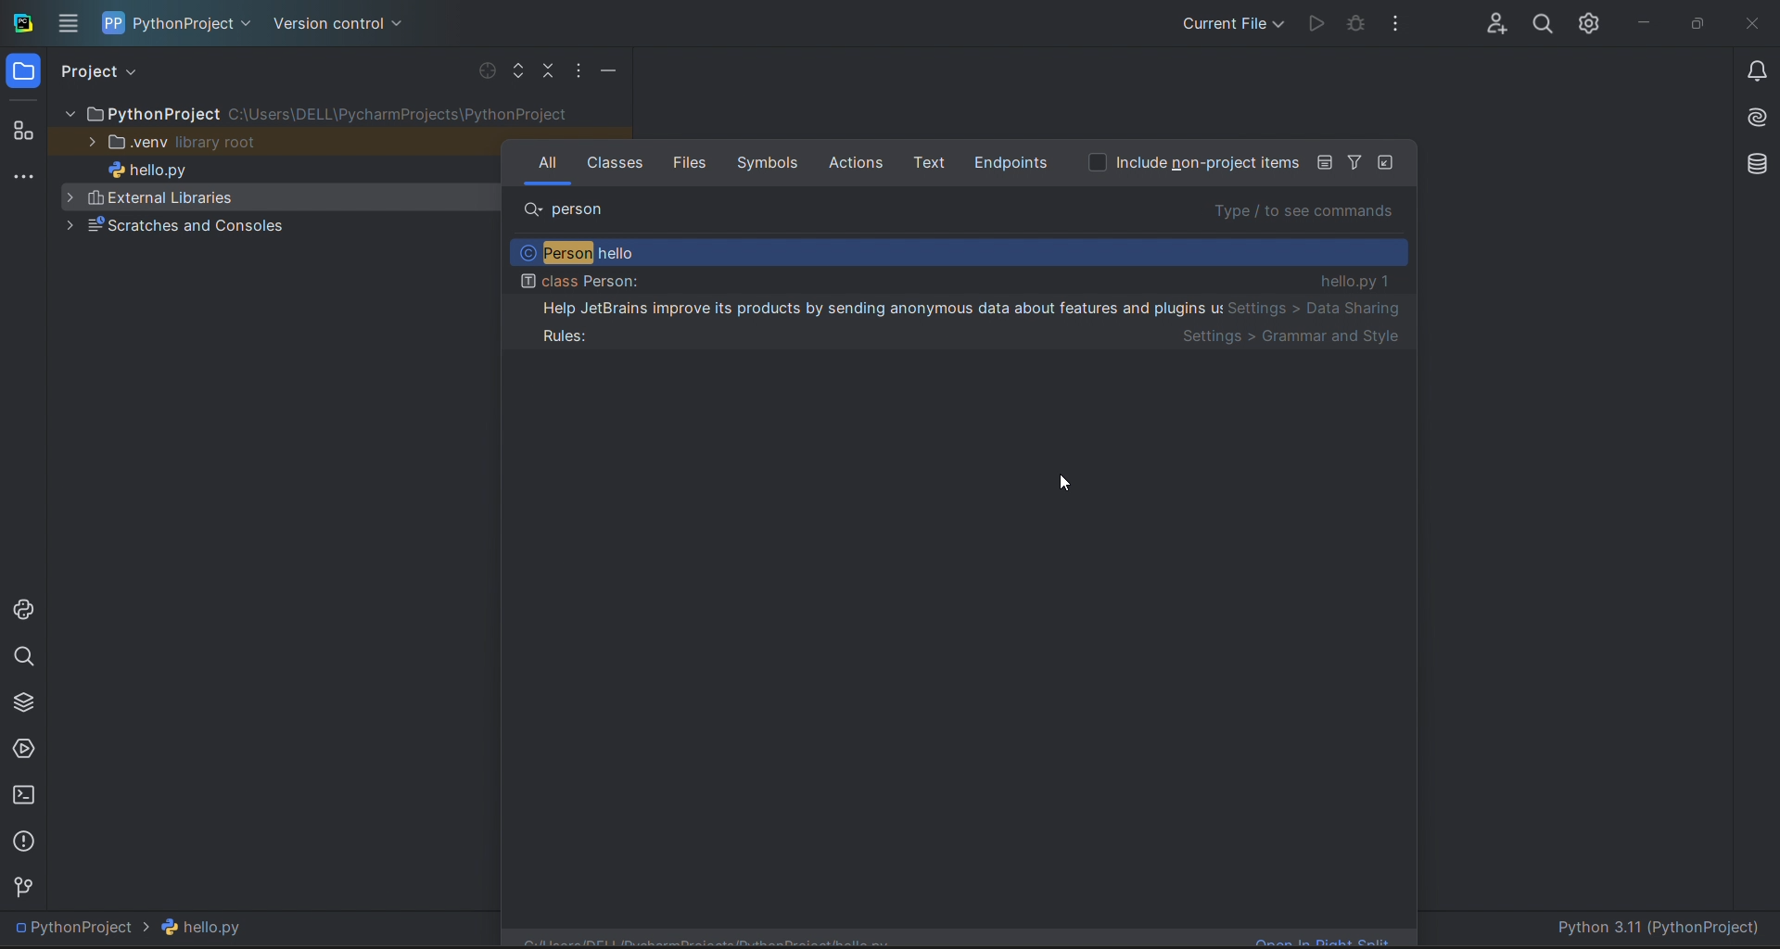  Describe the element at coordinates (276, 226) in the screenshot. I see `Scratches and consoles` at that location.